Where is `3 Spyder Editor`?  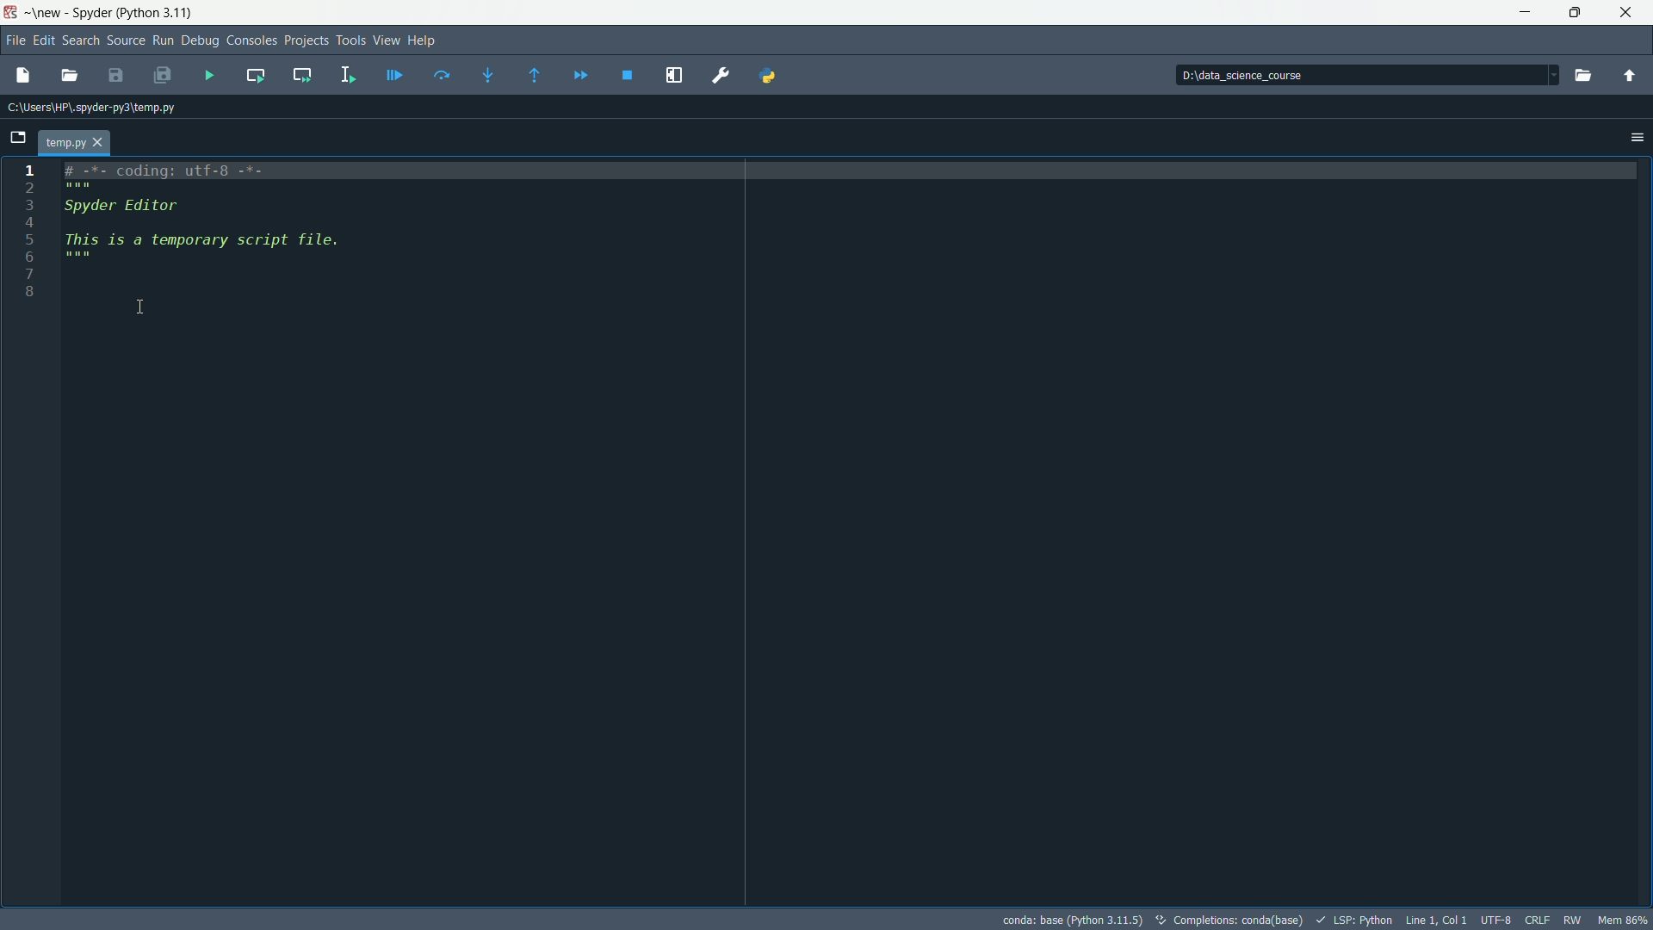
3 Spyder Editor is located at coordinates (143, 205).